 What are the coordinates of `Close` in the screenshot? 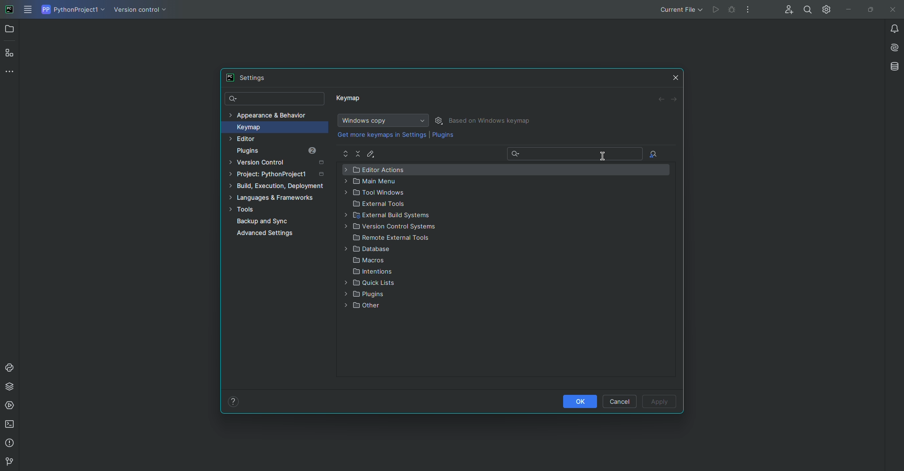 It's located at (676, 76).